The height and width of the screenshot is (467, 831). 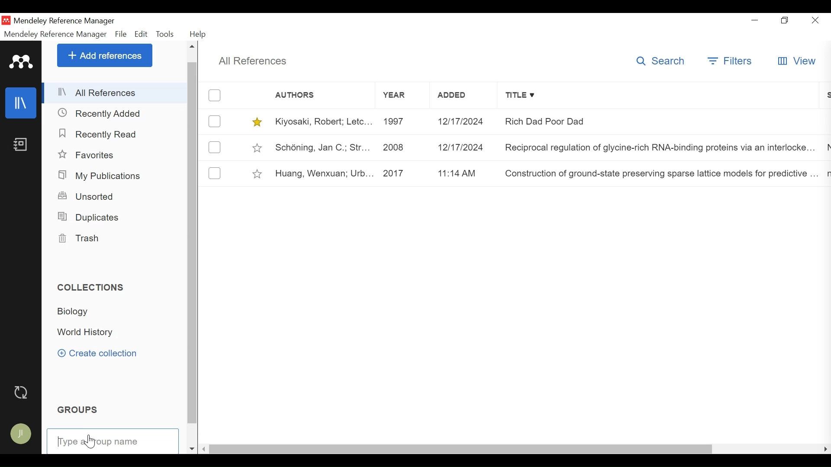 What do you see at coordinates (199, 34) in the screenshot?
I see `Help` at bounding box center [199, 34].